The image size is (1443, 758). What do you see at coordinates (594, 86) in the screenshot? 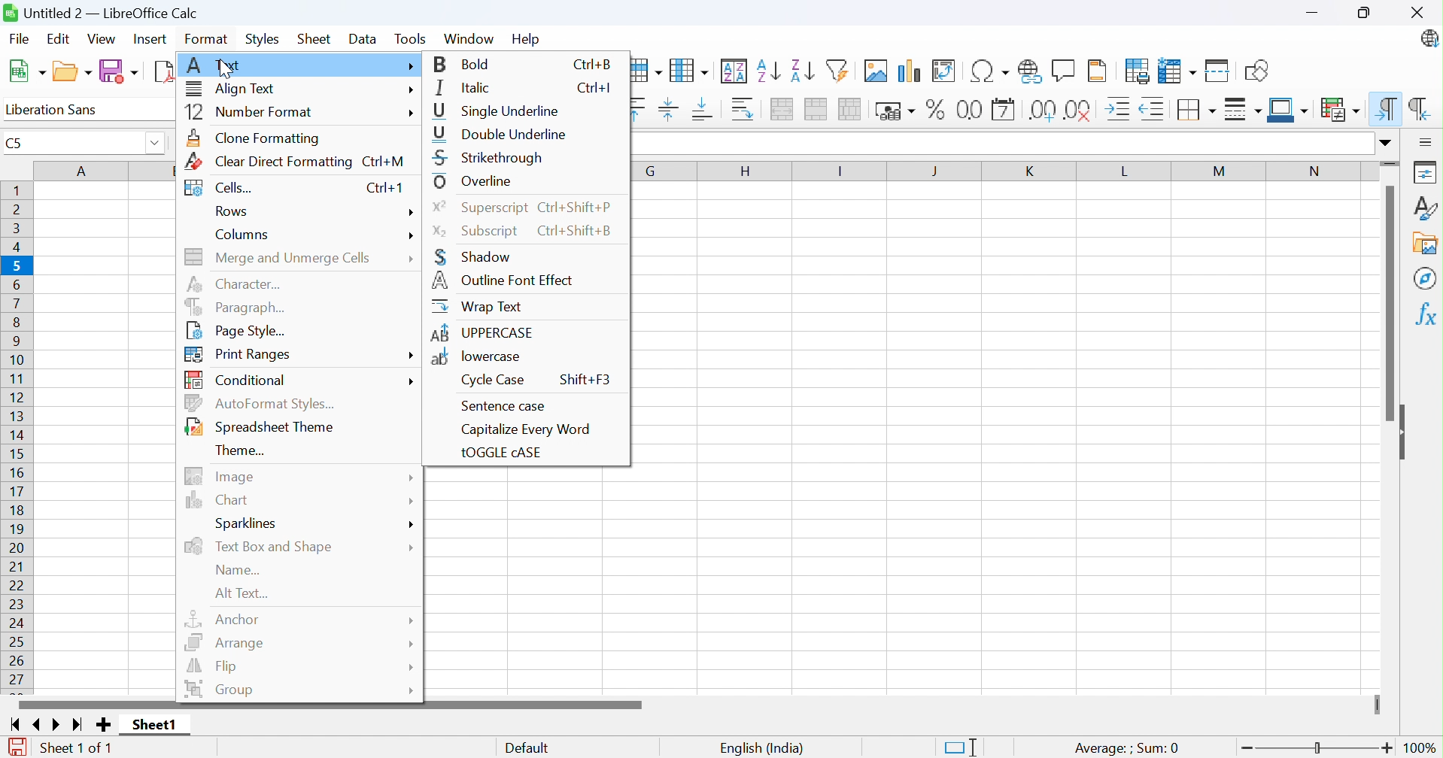
I see `Ctrl+I` at bounding box center [594, 86].